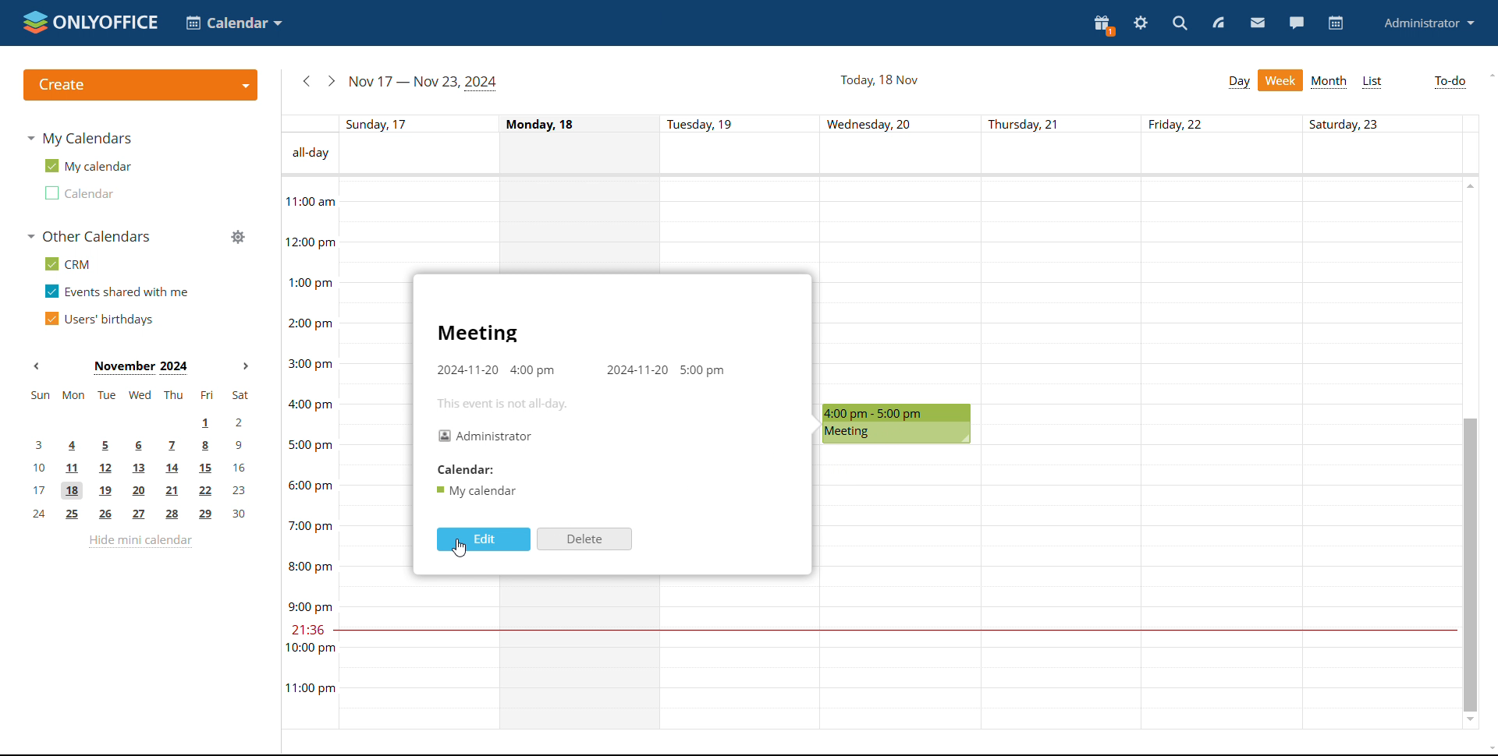 This screenshot has width=1498, height=756. I want to click on manage, so click(236, 236).